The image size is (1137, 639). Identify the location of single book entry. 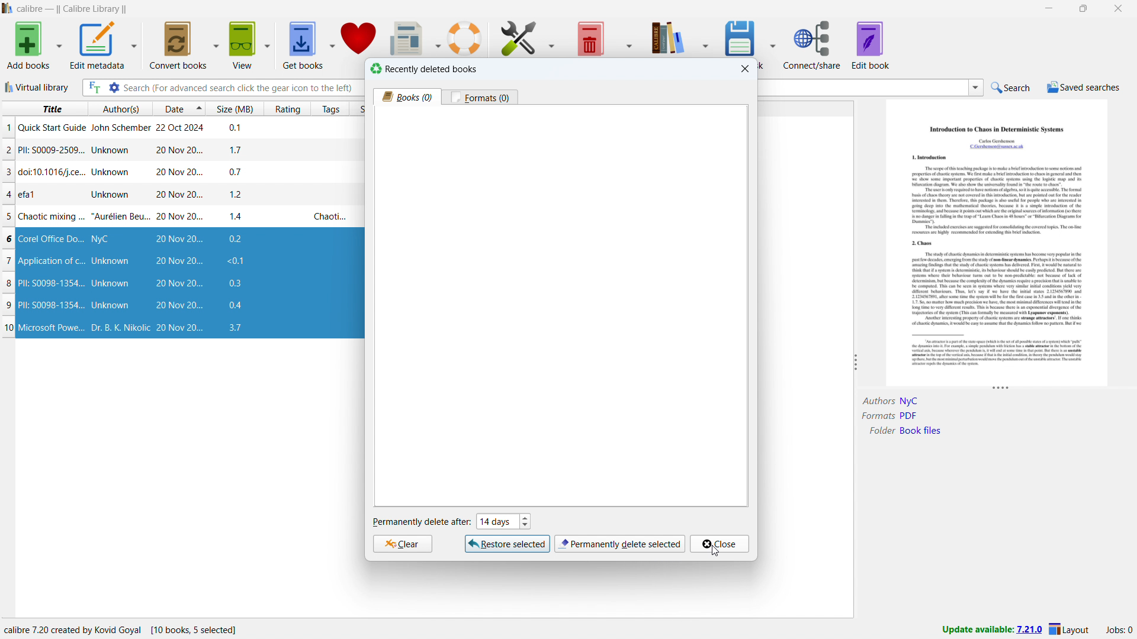
(177, 172).